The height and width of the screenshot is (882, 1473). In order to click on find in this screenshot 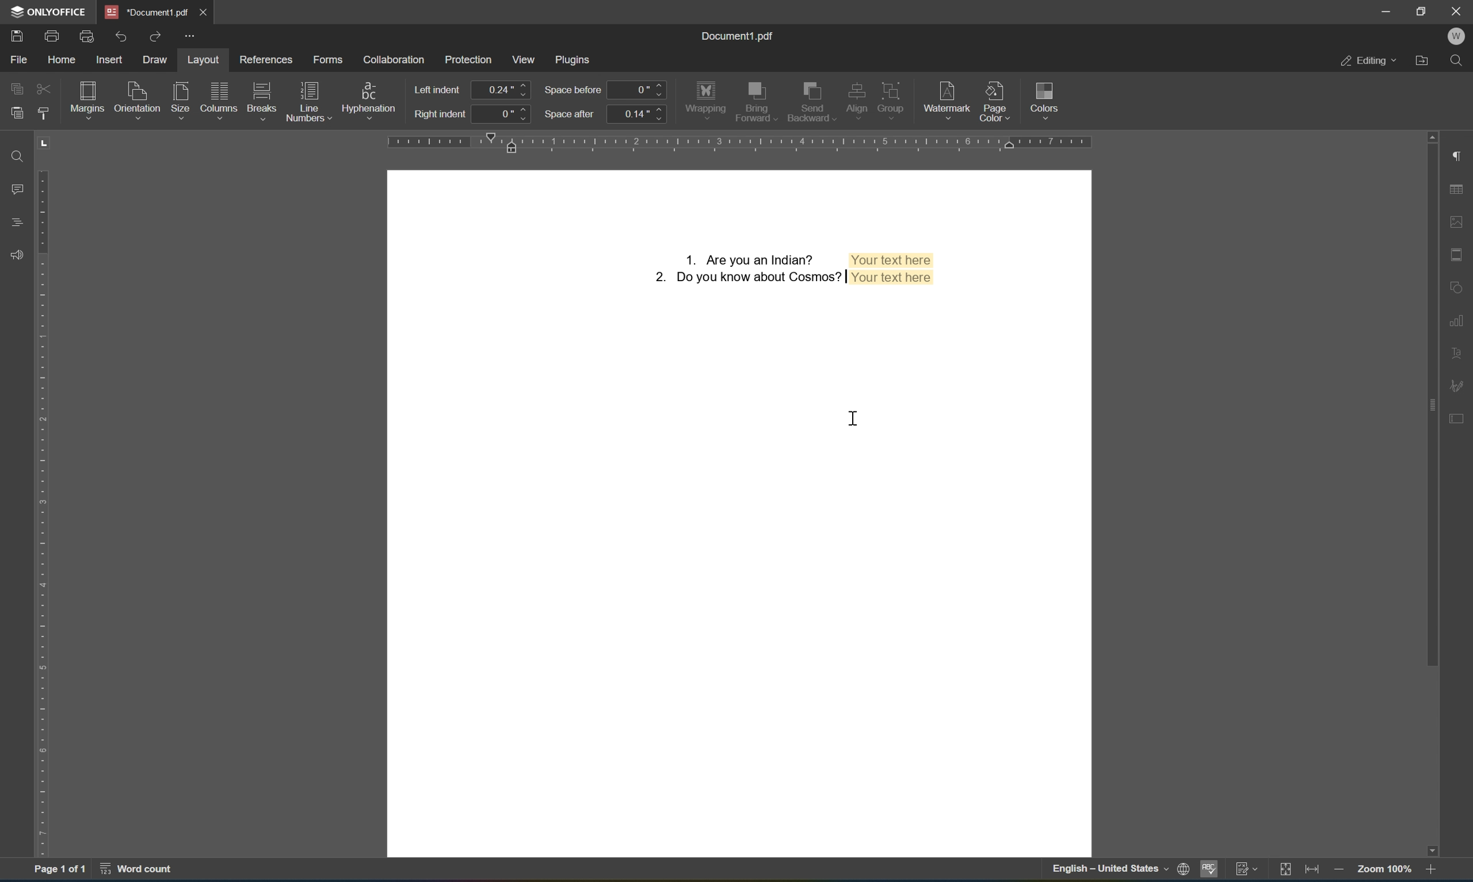, I will do `click(1462, 61)`.